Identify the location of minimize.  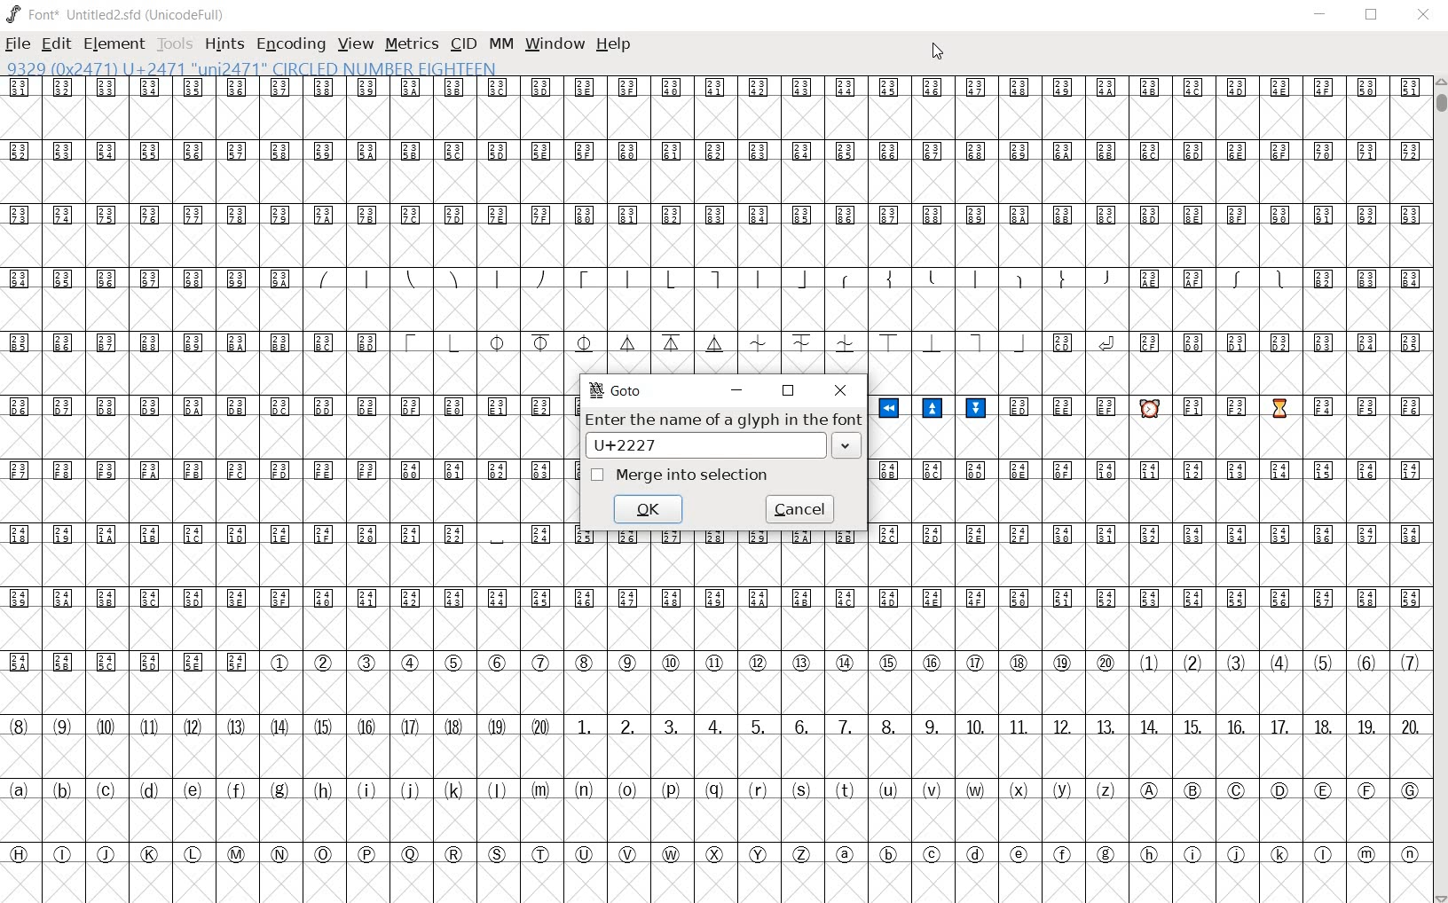
(1323, 16).